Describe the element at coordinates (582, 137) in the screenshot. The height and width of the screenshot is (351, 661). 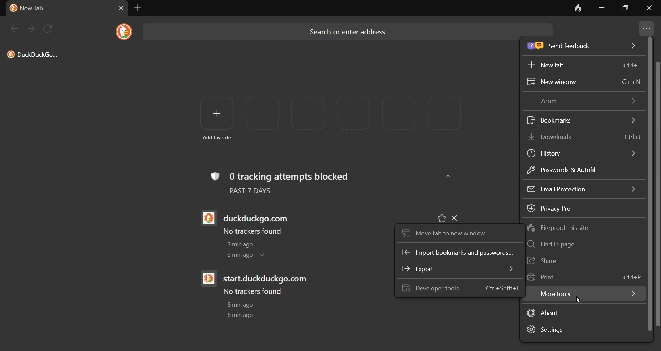
I see `Downloads` at that location.